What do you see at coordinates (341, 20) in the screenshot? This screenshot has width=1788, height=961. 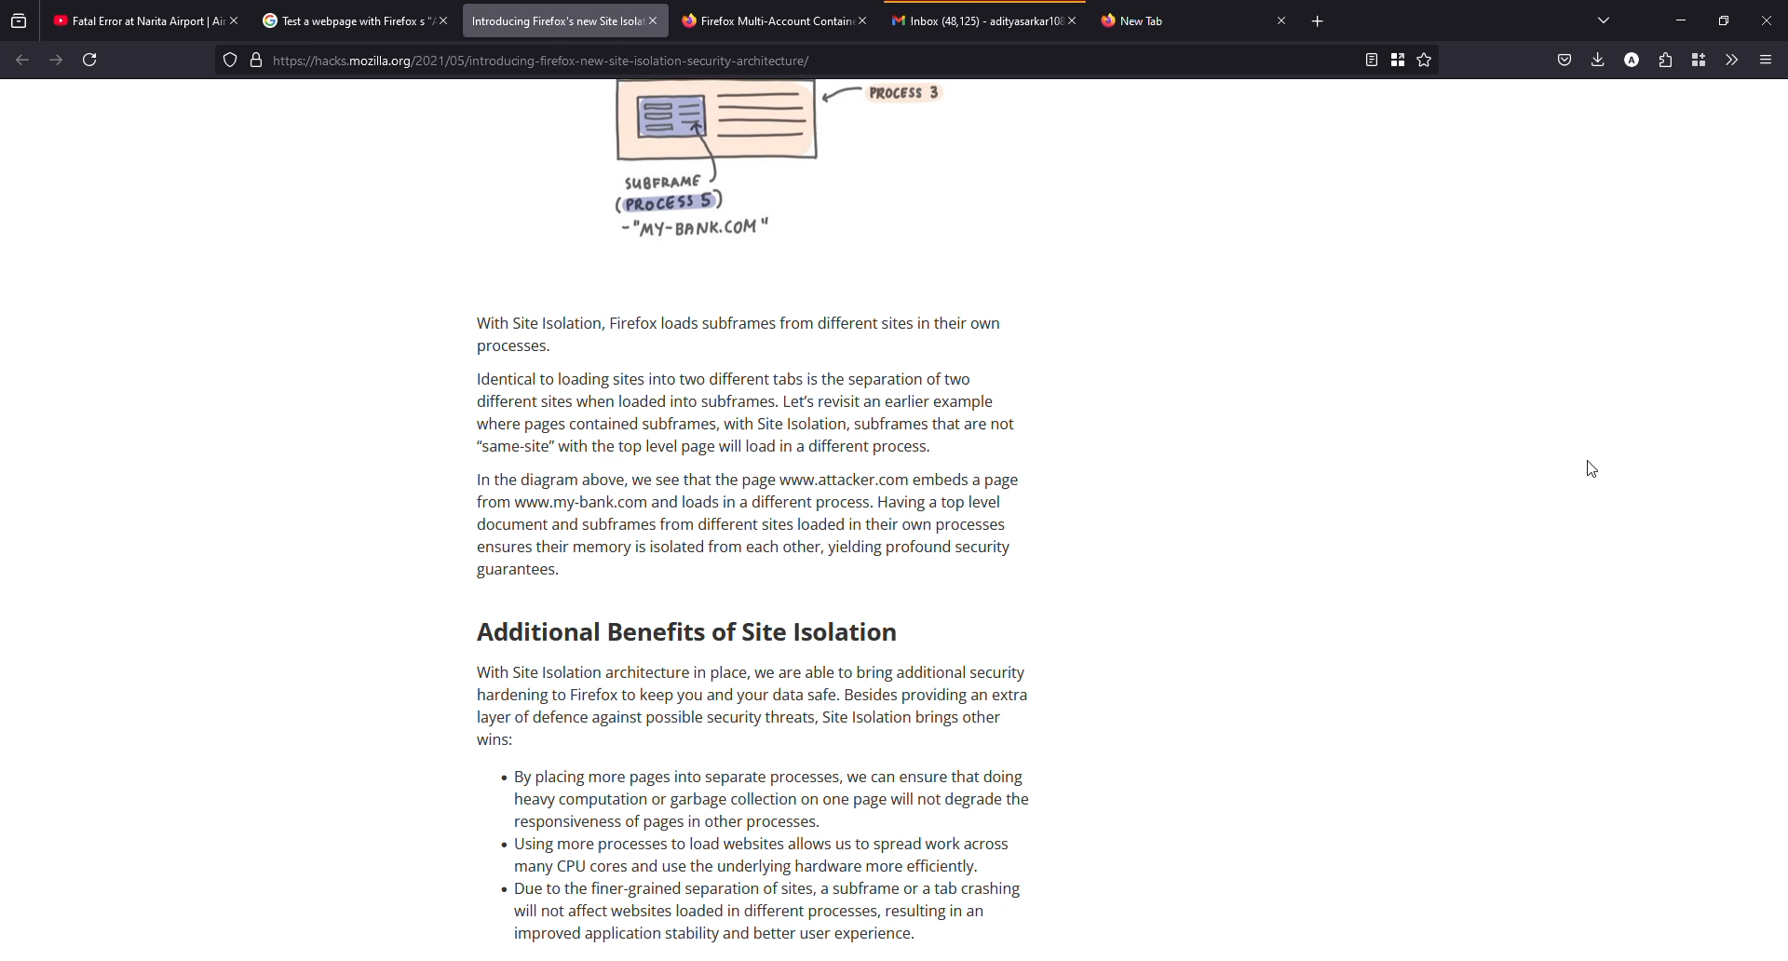 I see `Test a webpage with Firefox` at bounding box center [341, 20].